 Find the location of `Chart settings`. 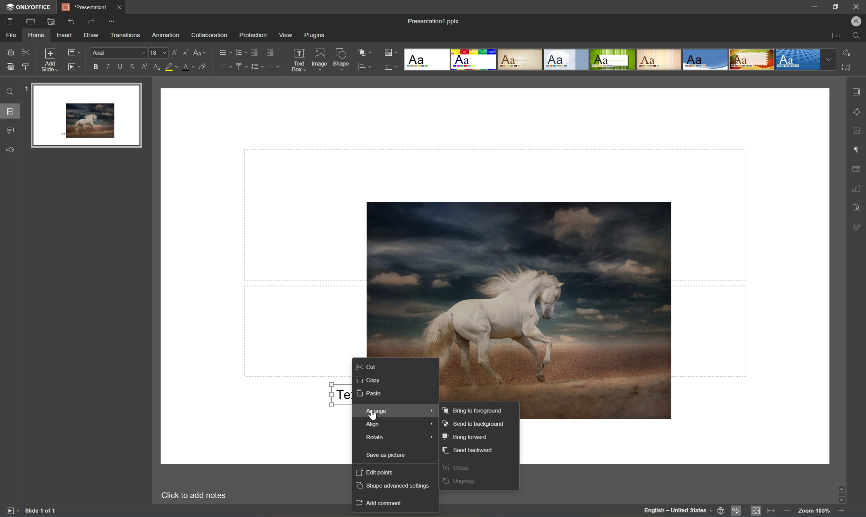

Chart settings is located at coordinates (858, 188).